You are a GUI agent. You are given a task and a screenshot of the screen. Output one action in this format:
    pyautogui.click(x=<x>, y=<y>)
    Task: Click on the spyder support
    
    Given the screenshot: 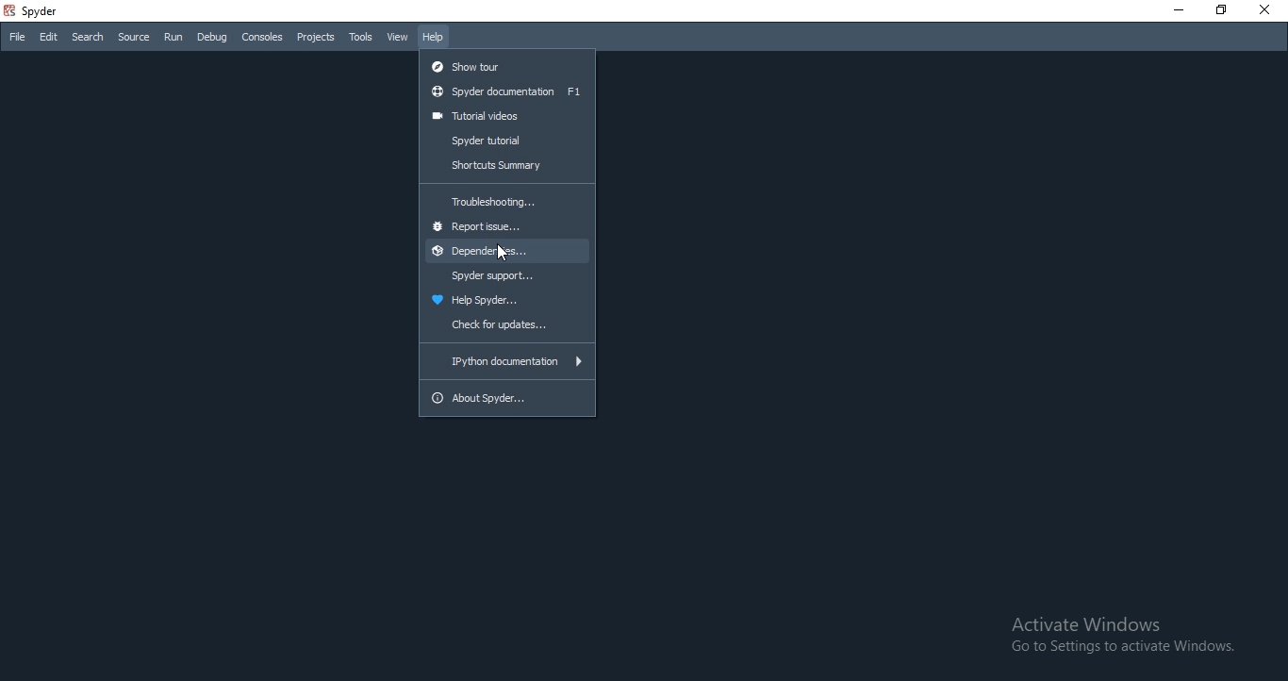 What is the action you would take?
    pyautogui.click(x=507, y=274)
    